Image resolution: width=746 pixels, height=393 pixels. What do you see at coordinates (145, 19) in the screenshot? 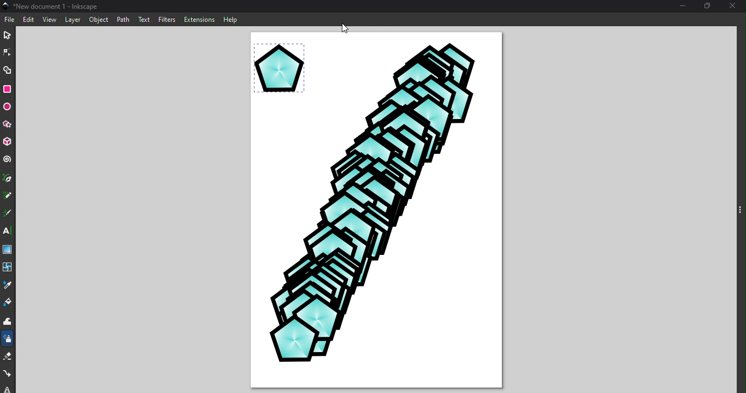
I see `Text` at bounding box center [145, 19].